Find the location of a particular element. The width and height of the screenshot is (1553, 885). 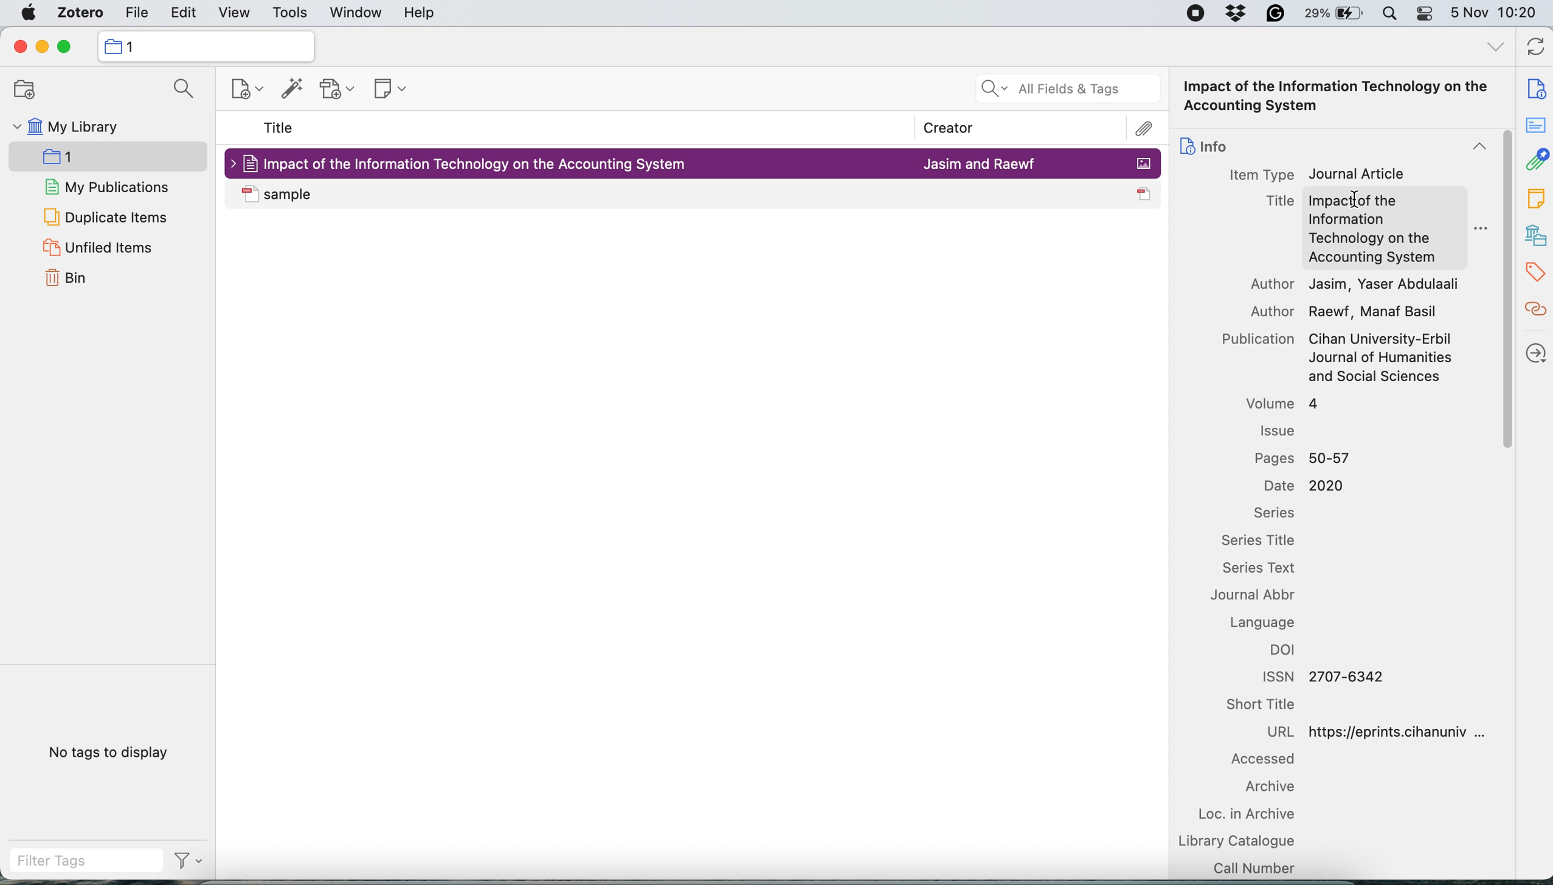

my library is located at coordinates (67, 125).